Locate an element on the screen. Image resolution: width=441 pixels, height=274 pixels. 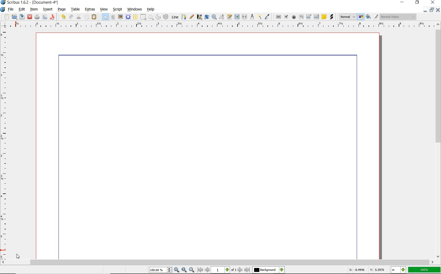
pdf combo box is located at coordinates (309, 17).